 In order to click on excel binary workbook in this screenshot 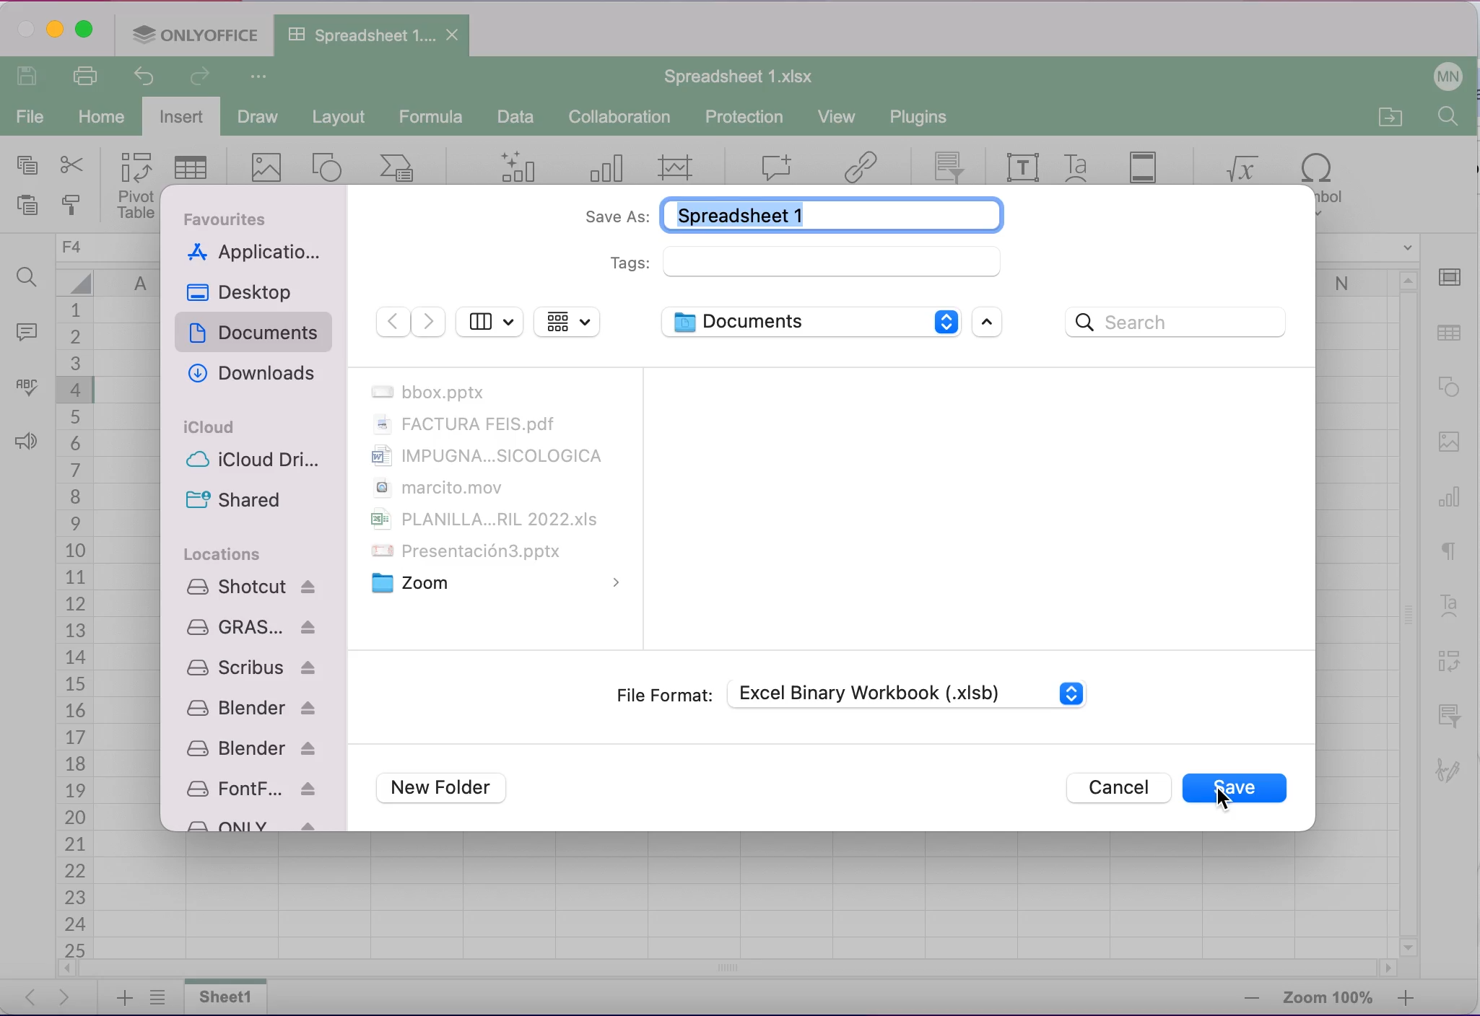, I will do `click(920, 691)`.